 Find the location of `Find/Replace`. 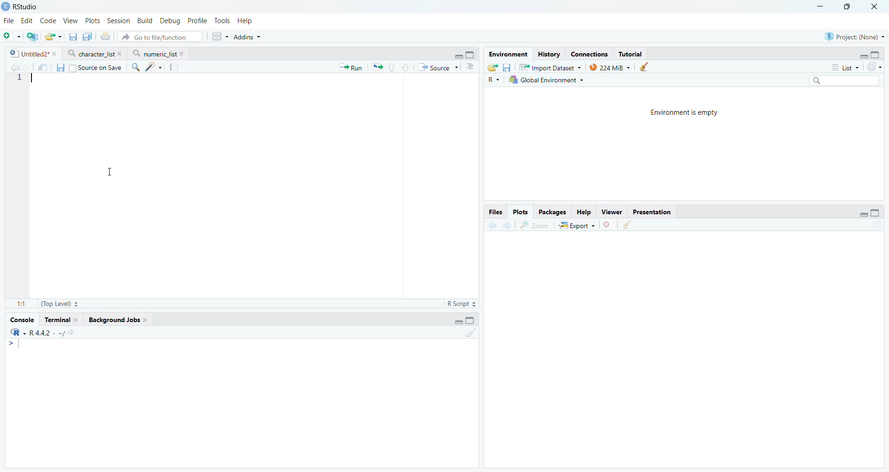

Find/Replace is located at coordinates (136, 68).